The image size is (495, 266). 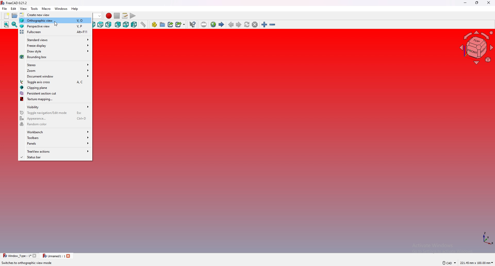 What do you see at coordinates (55, 93) in the screenshot?
I see `persistent section cut` at bounding box center [55, 93].